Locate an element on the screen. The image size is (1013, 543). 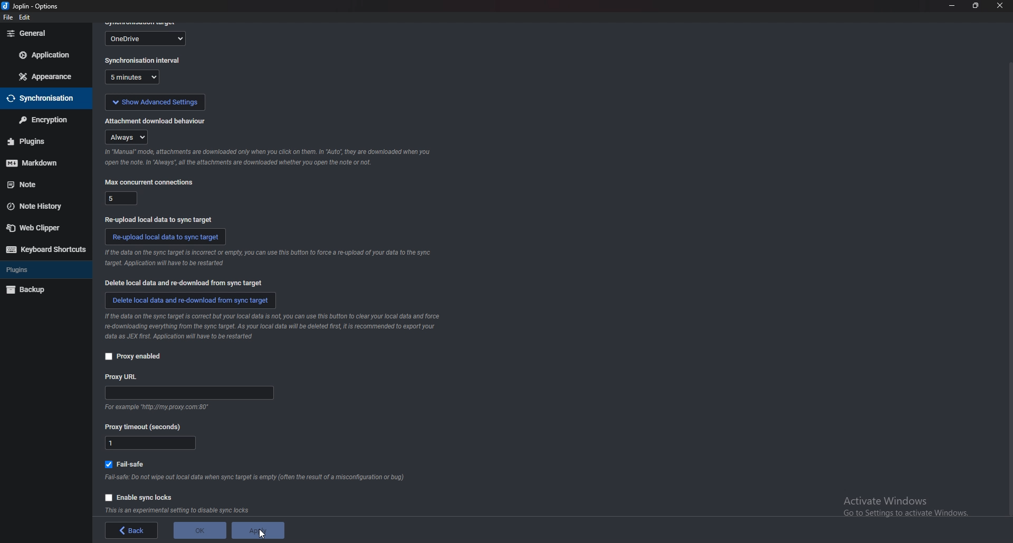
delete local data is located at coordinates (190, 299).